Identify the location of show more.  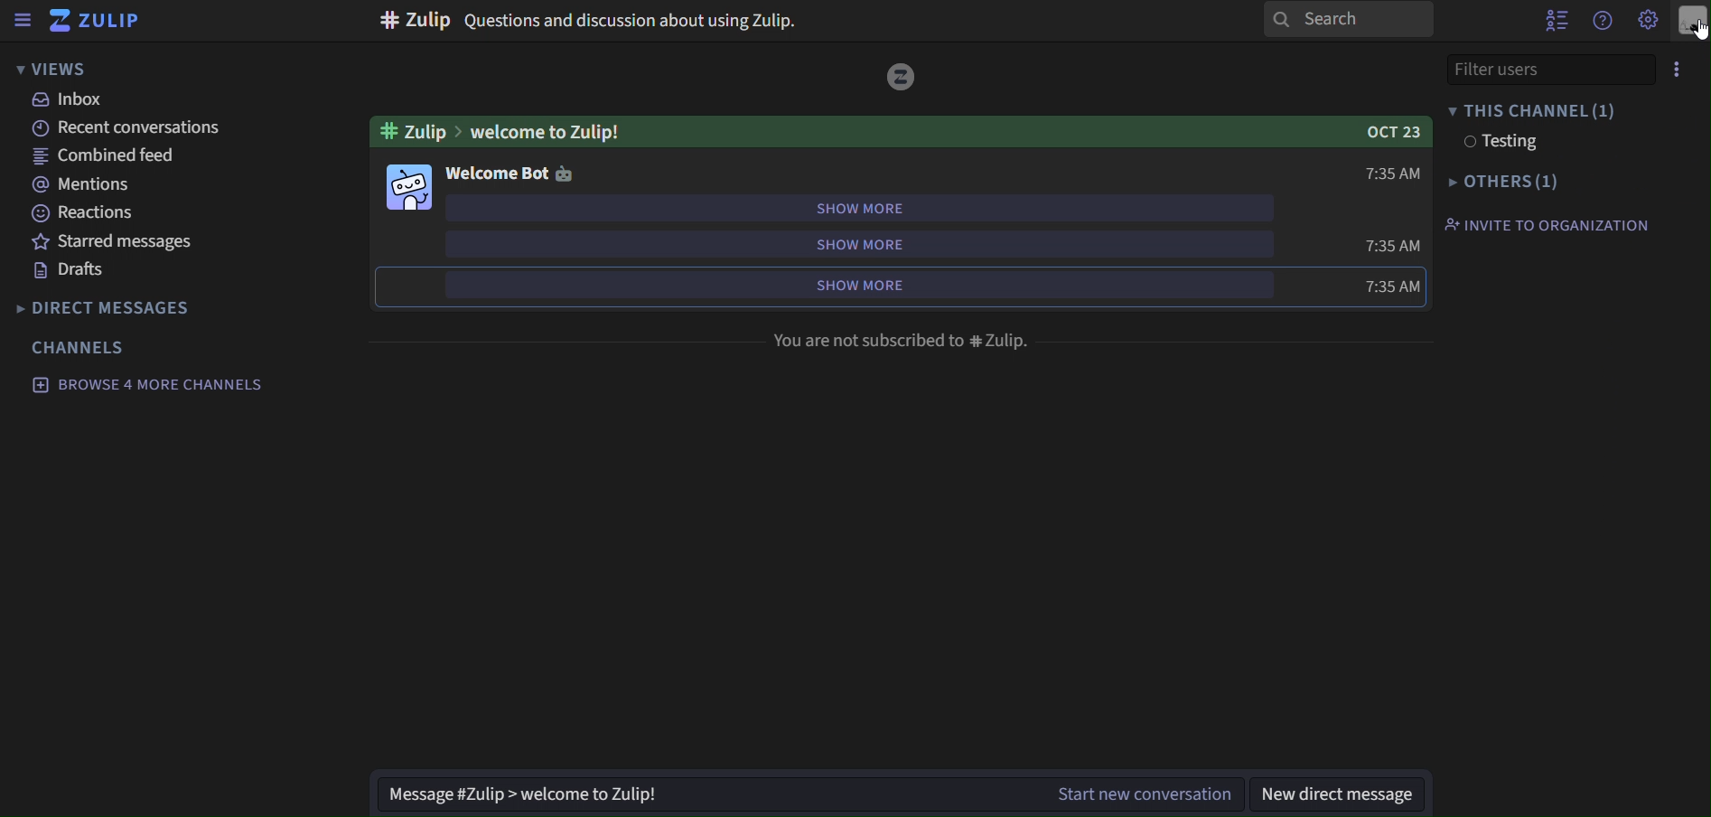
(862, 241).